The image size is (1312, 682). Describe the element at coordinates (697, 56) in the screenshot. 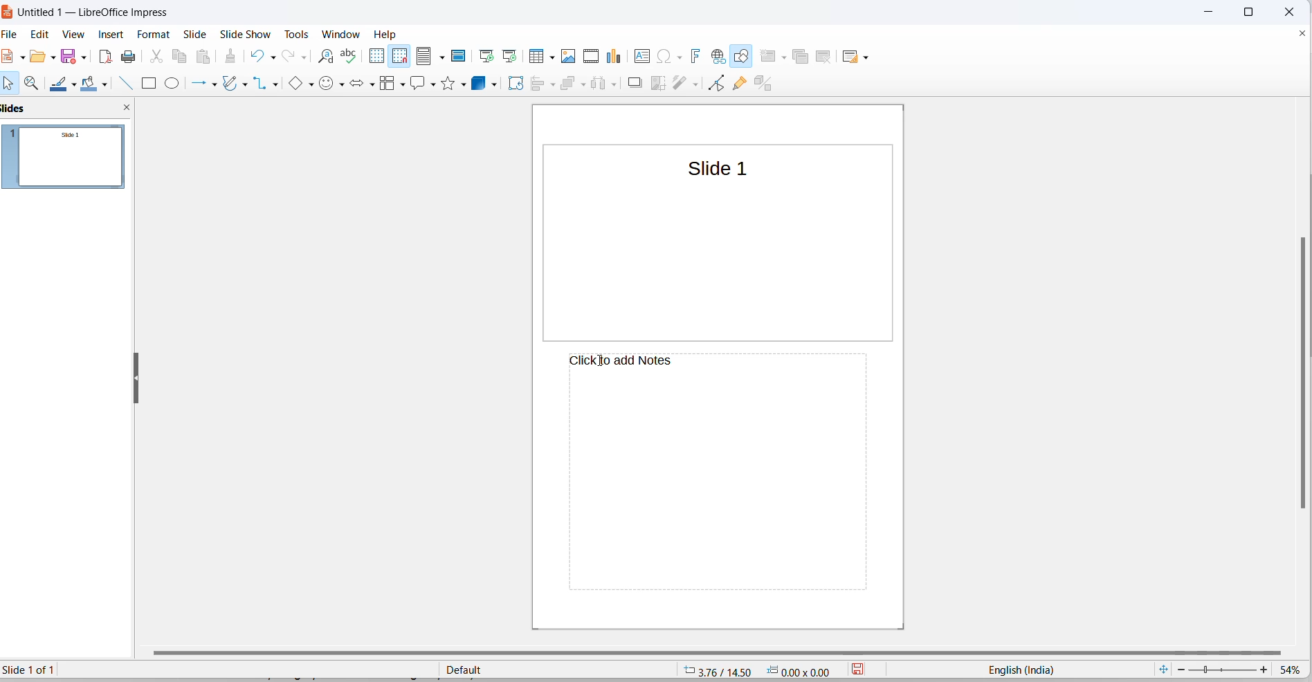

I see `insert fontwork text` at that location.